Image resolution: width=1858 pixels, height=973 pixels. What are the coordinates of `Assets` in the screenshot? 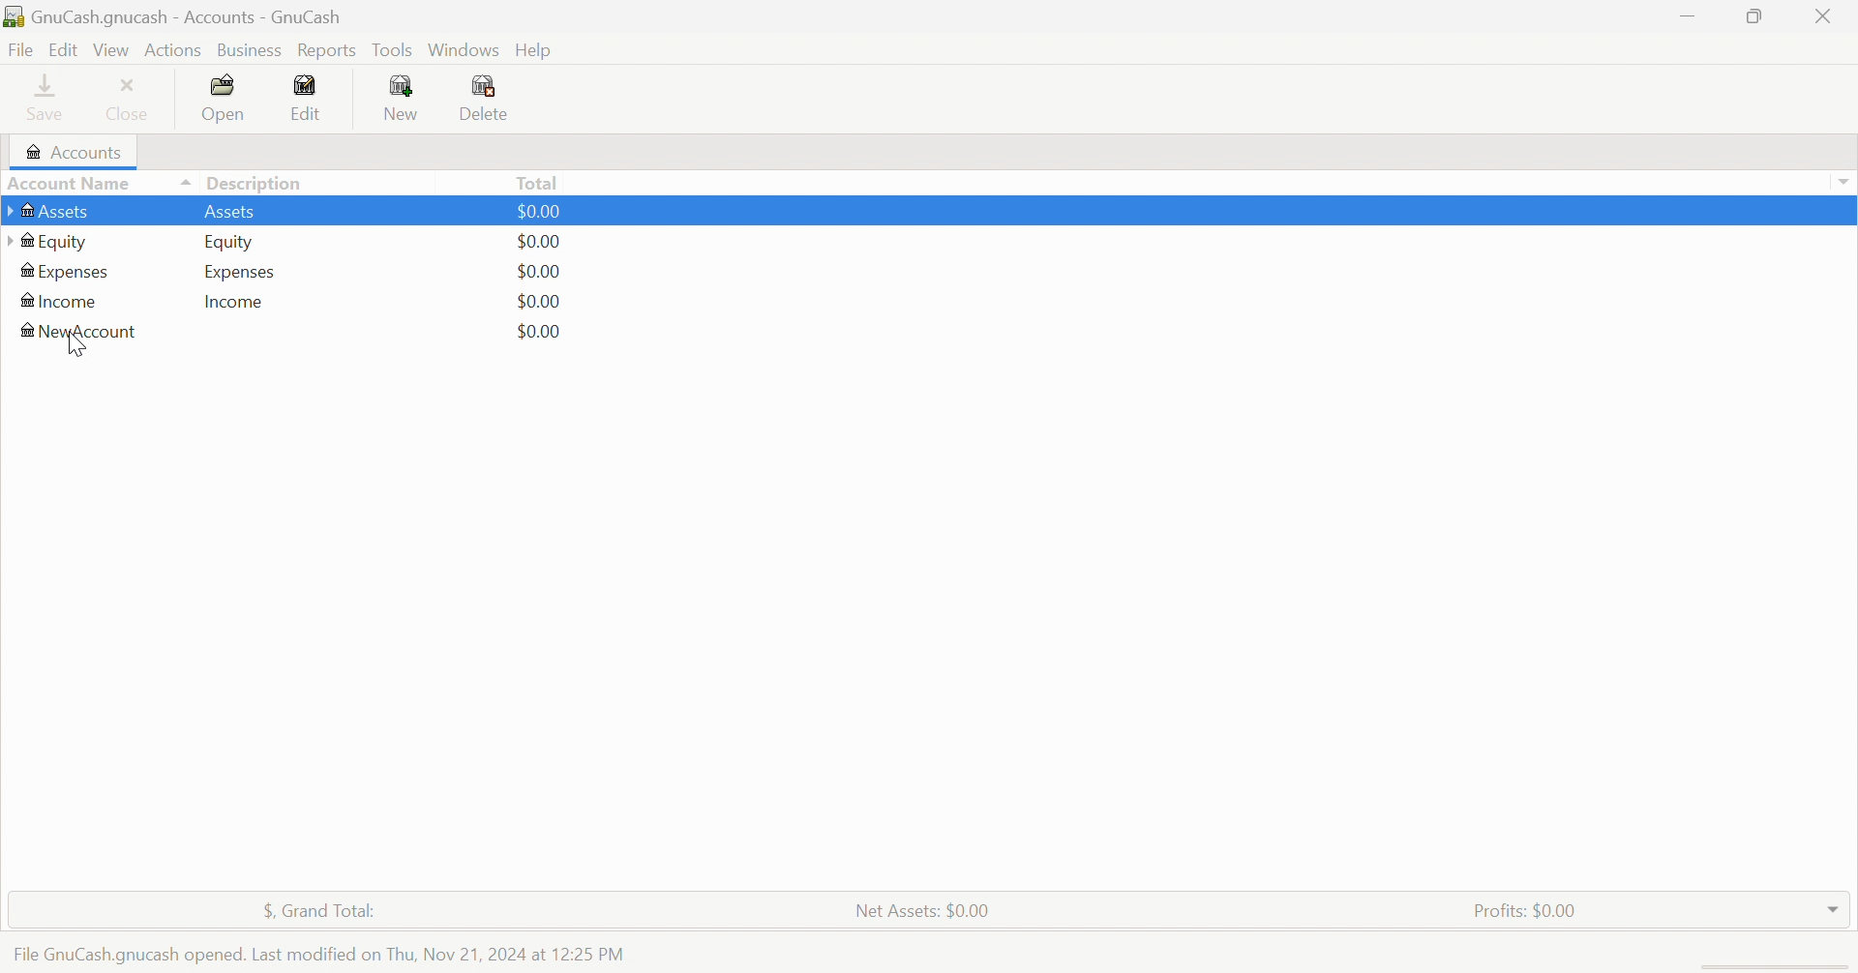 It's located at (57, 209).